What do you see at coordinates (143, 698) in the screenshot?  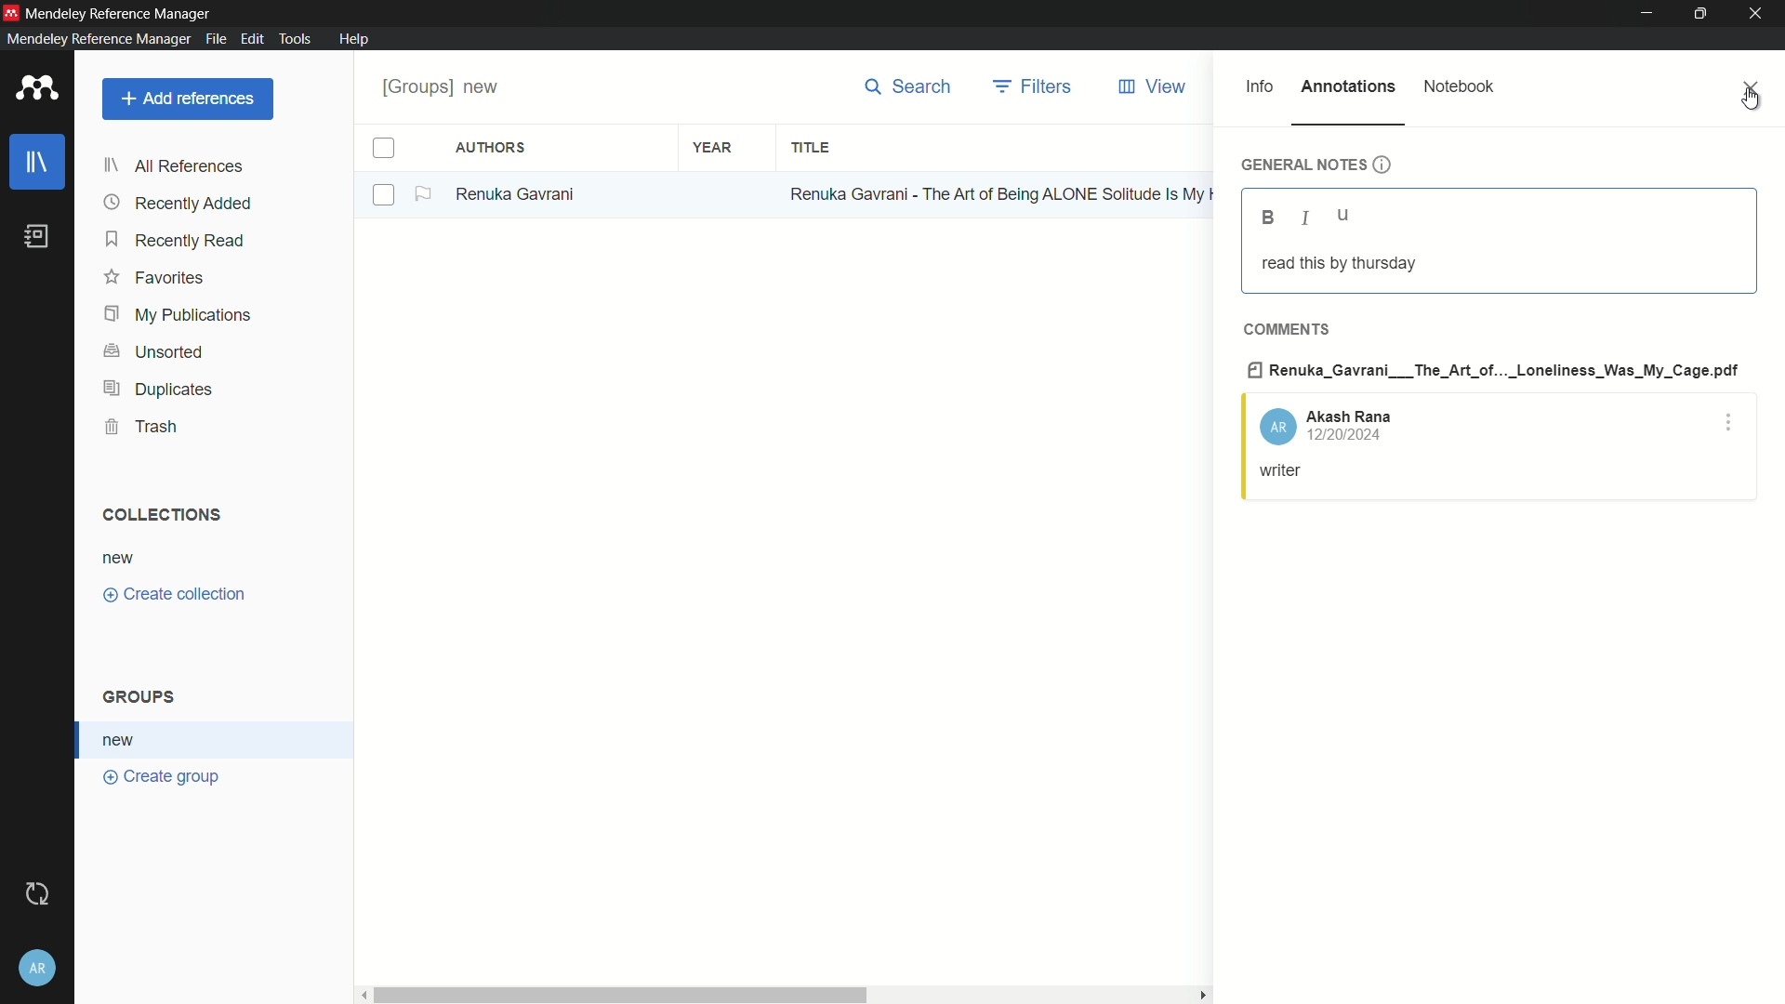 I see `groups` at bounding box center [143, 698].